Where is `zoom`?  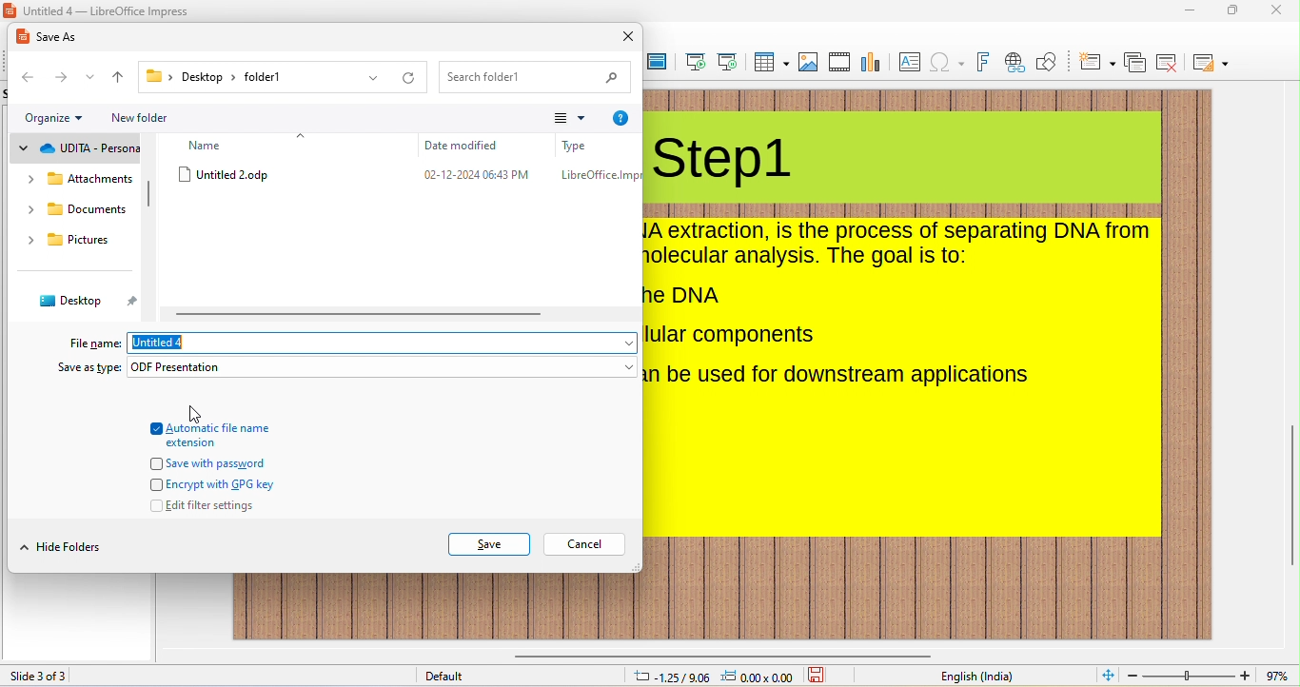
zoom is located at coordinates (1189, 676).